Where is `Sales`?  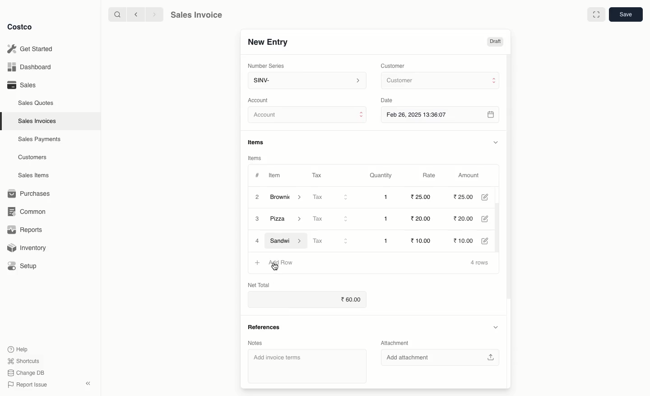
Sales is located at coordinates (21, 85).